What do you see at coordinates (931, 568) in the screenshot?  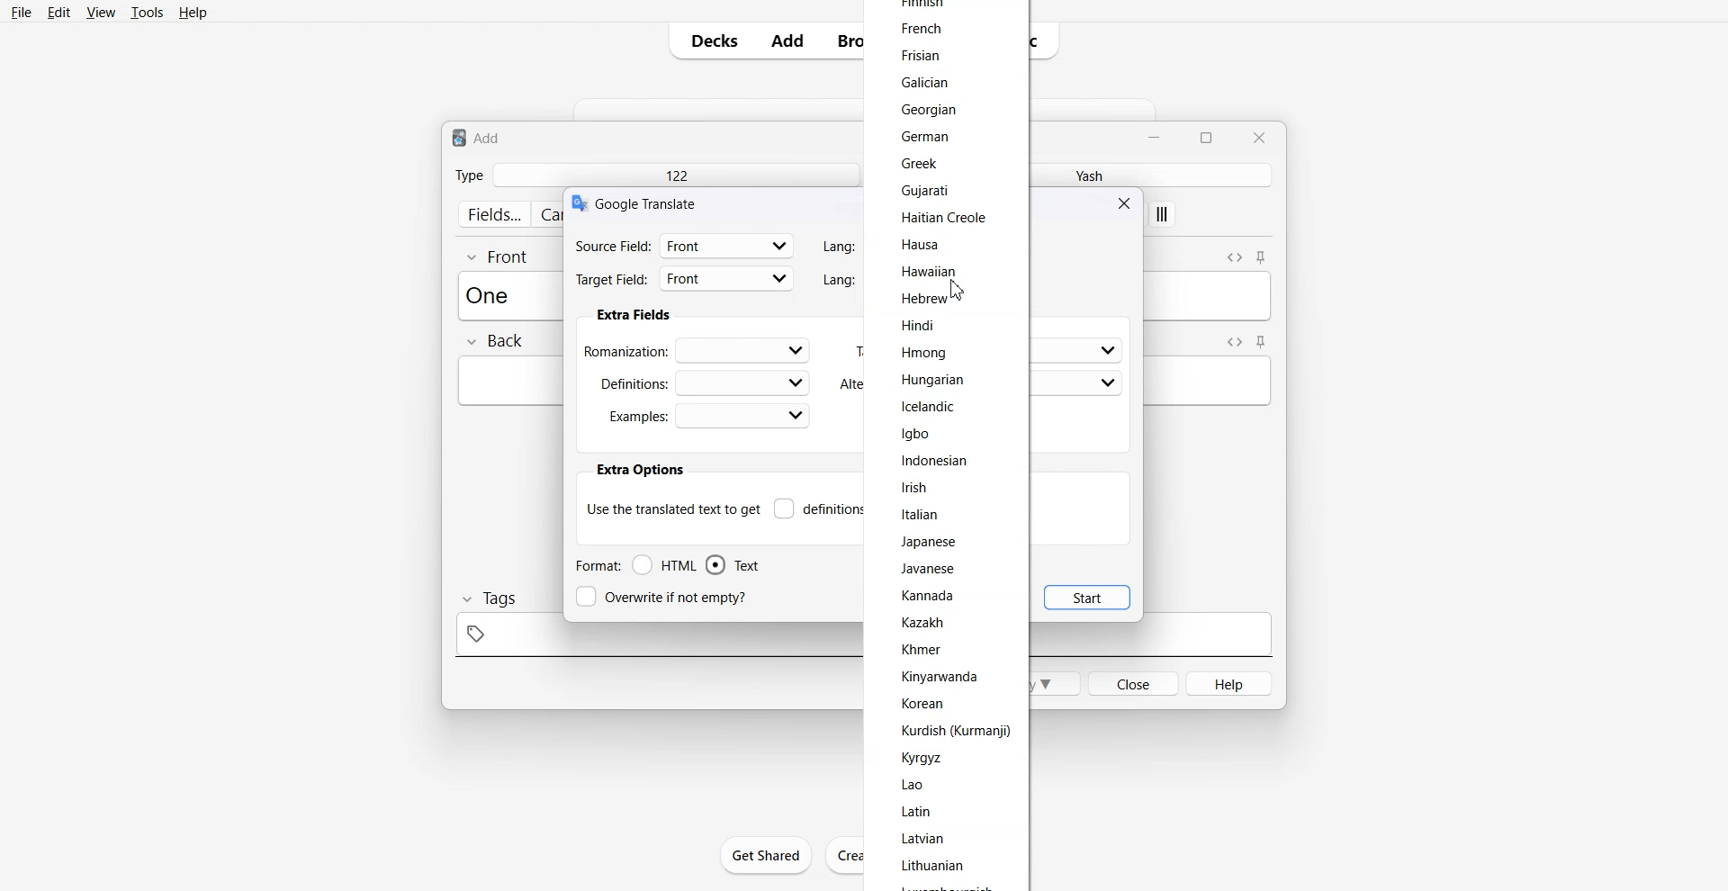 I see `Javanese` at bounding box center [931, 568].